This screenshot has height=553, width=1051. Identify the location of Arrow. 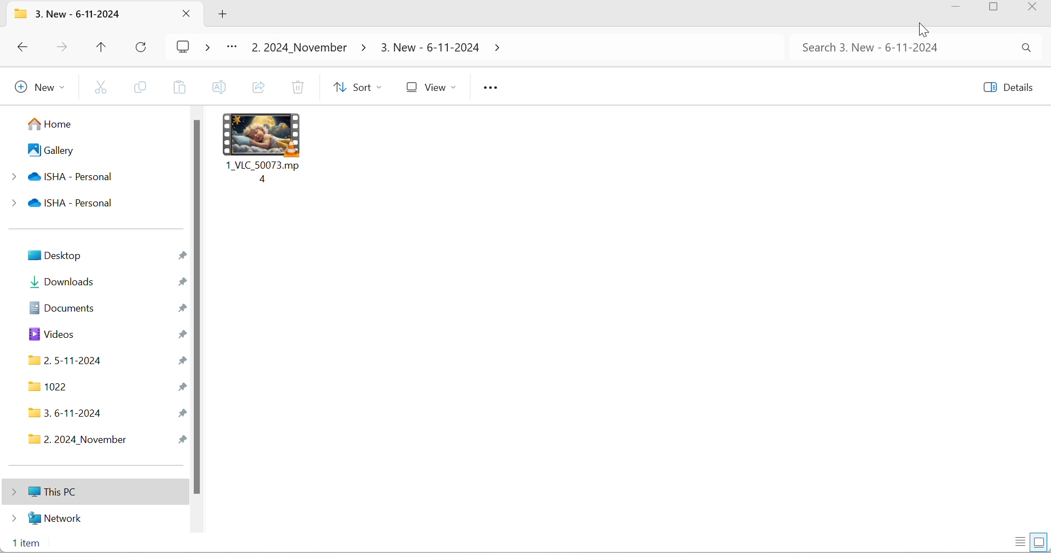
(499, 50).